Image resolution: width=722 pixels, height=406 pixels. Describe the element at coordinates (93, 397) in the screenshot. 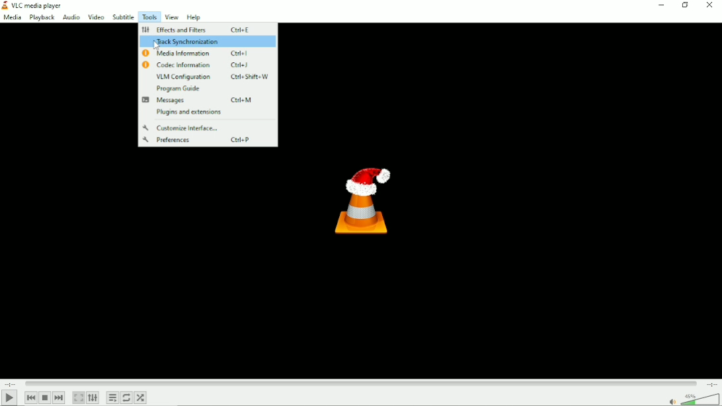

I see `Show extended settings` at that location.